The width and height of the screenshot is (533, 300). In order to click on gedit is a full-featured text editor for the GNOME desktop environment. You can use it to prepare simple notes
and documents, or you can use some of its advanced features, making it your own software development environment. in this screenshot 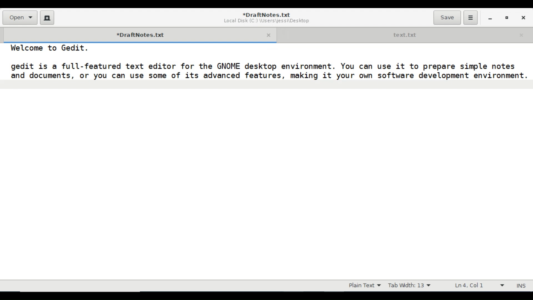, I will do `click(265, 70)`.